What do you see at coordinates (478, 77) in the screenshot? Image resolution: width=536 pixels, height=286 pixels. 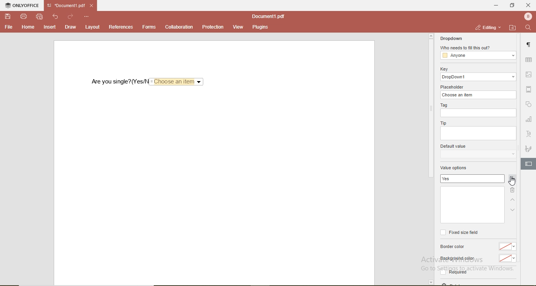 I see `dropdowm1` at bounding box center [478, 77].